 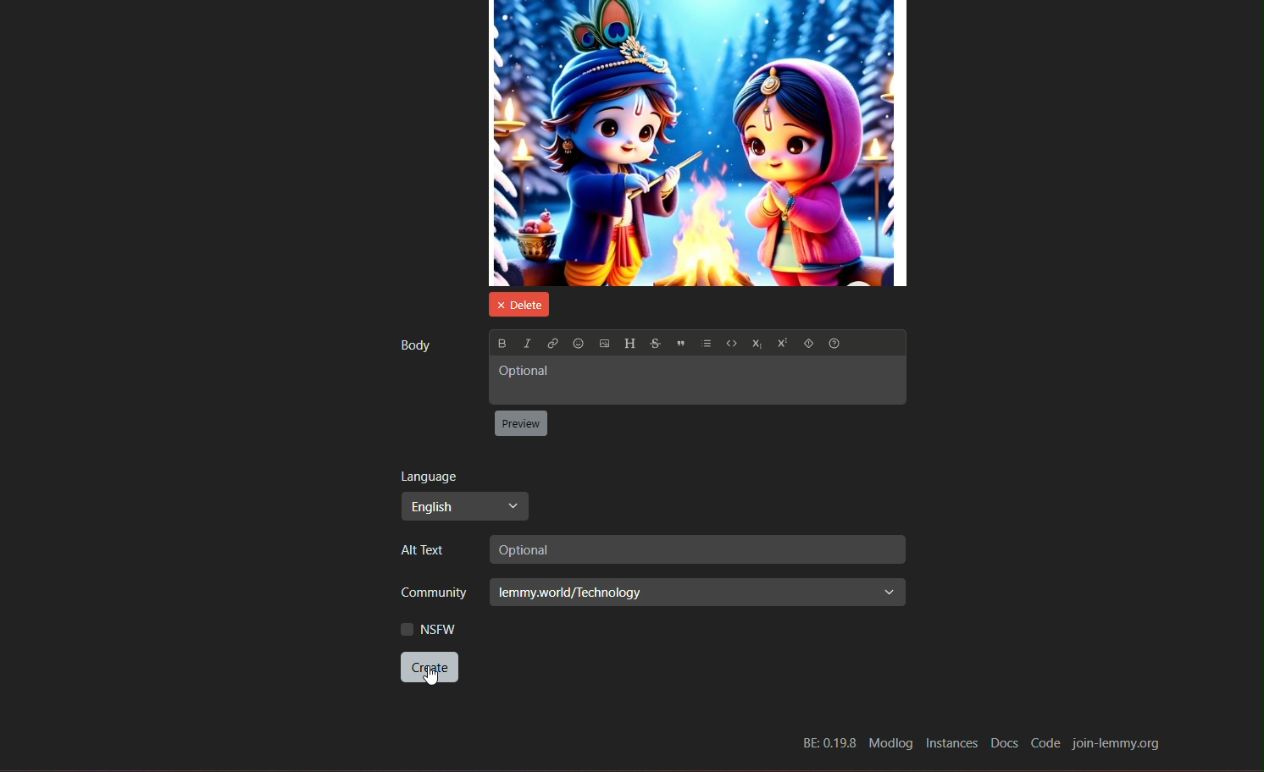 I want to click on Preview, so click(x=522, y=424).